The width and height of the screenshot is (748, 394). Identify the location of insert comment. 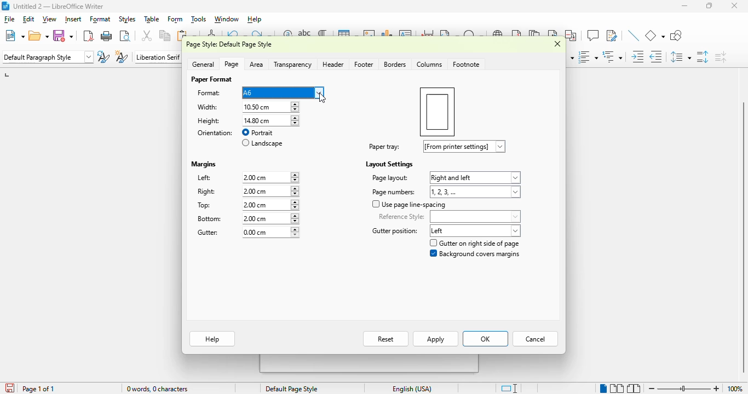
(593, 35).